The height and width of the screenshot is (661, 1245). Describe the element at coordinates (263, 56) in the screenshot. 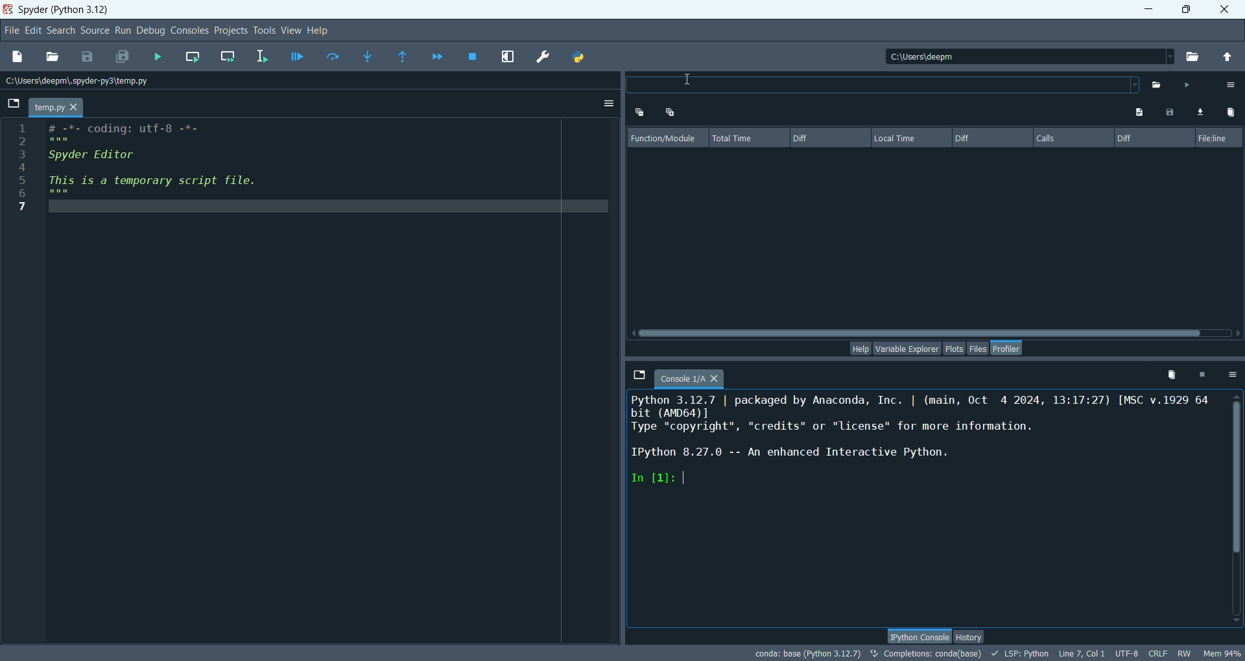

I see `run selection` at that location.